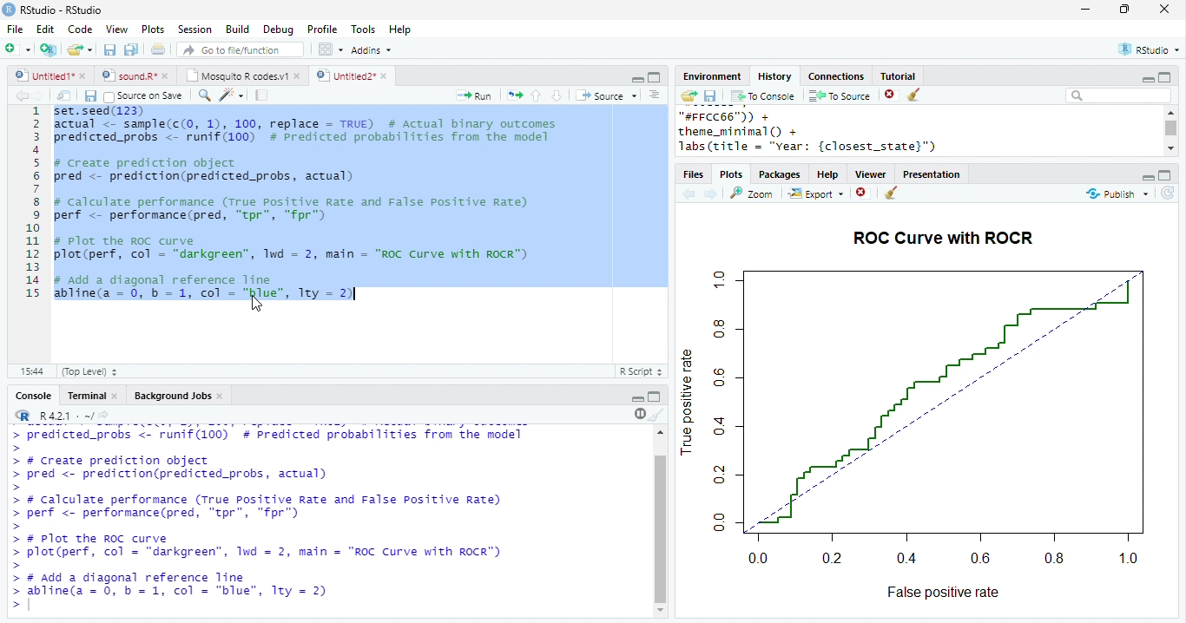 The height and width of the screenshot is (623, 1186). What do you see at coordinates (897, 75) in the screenshot?
I see `Tutorial` at bounding box center [897, 75].